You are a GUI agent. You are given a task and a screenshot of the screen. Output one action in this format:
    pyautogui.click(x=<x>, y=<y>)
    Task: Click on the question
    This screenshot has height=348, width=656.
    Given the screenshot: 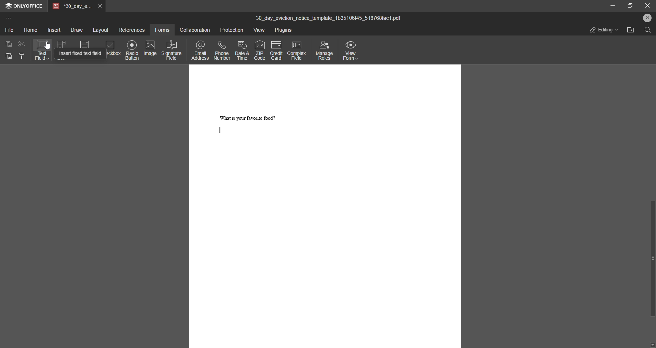 What is the action you would take?
    pyautogui.click(x=248, y=117)
    